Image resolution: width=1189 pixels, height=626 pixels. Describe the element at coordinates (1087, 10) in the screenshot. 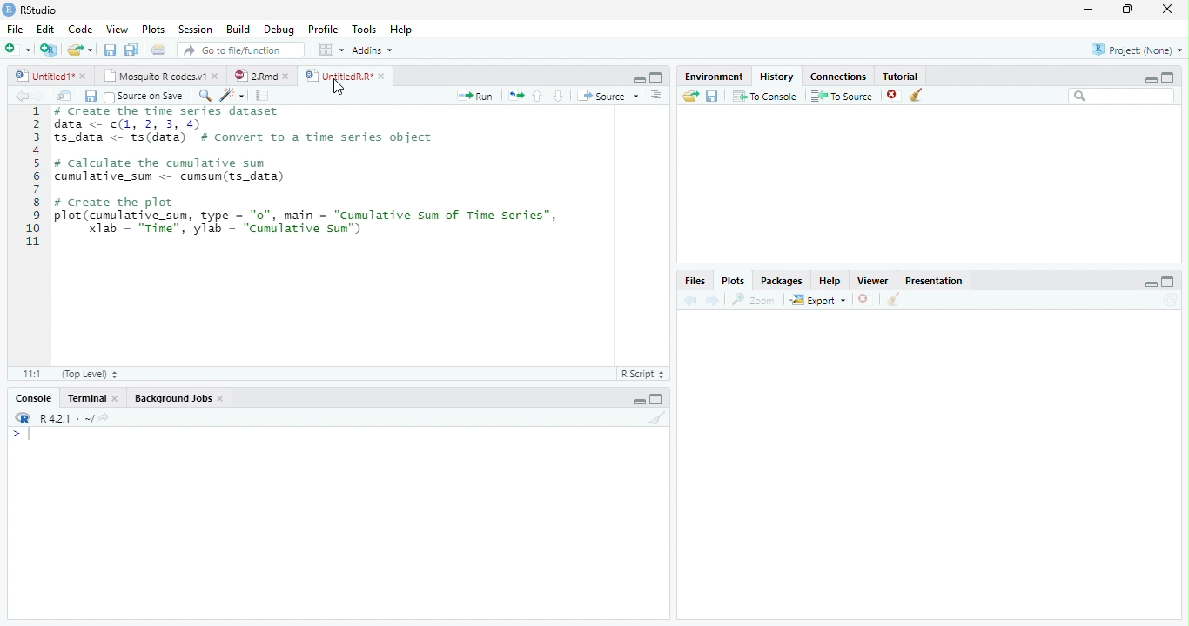

I see `minimize` at that location.